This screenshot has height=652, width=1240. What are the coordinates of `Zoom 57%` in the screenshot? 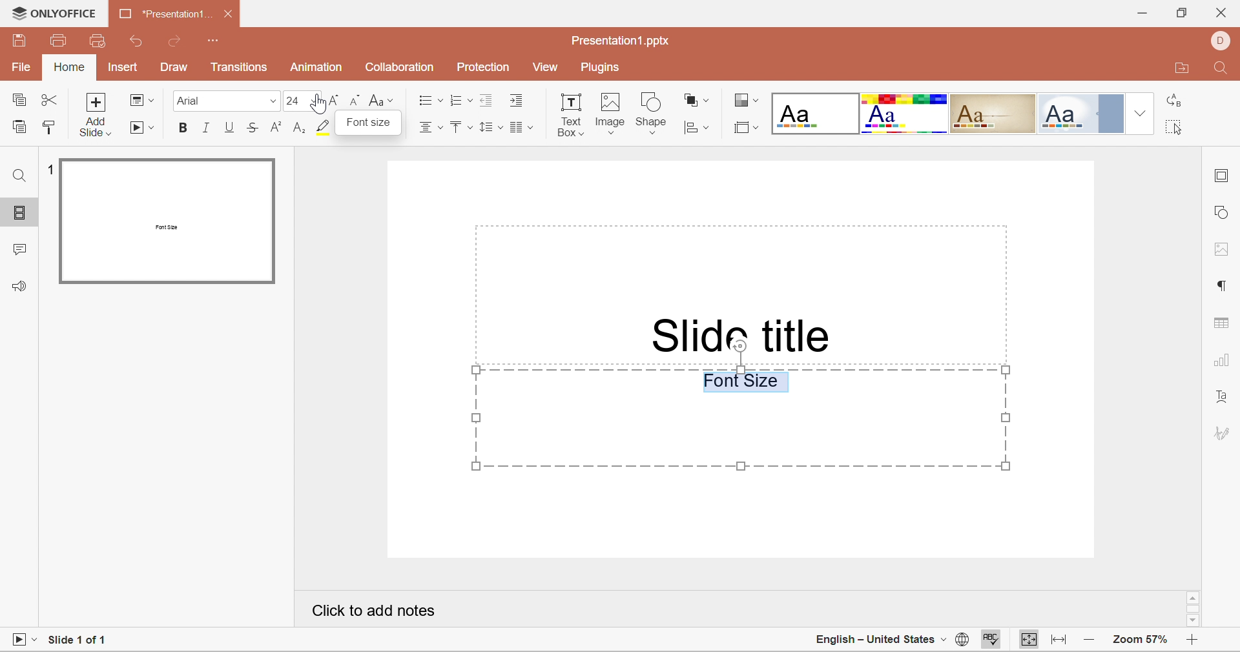 It's located at (1142, 640).